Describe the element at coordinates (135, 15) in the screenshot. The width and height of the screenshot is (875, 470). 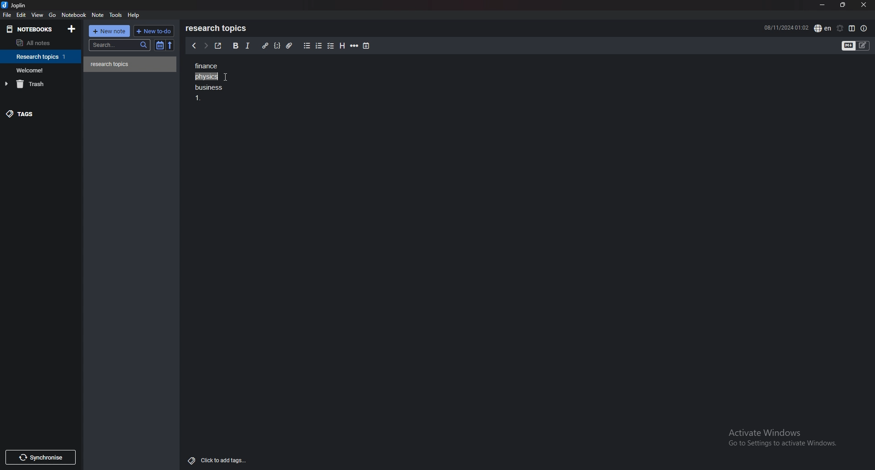
I see `help` at that location.